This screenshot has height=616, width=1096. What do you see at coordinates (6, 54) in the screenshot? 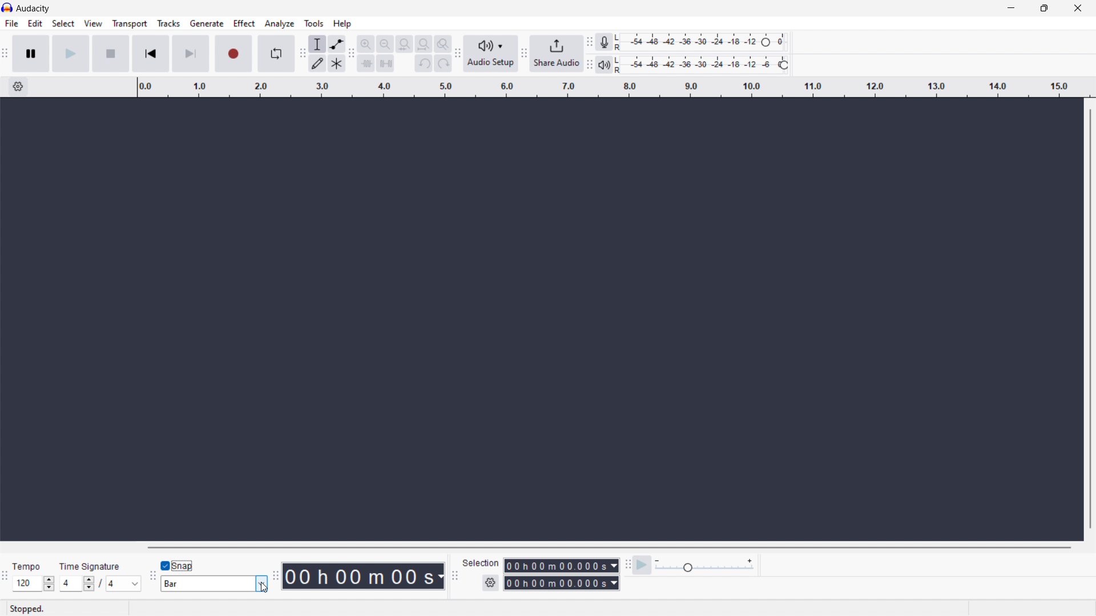
I see `transport toolbar` at bounding box center [6, 54].